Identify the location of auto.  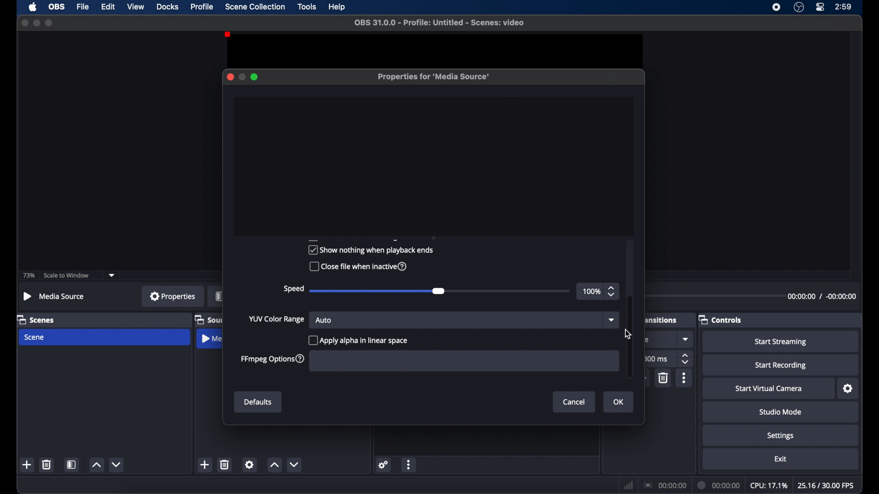
(324, 320).